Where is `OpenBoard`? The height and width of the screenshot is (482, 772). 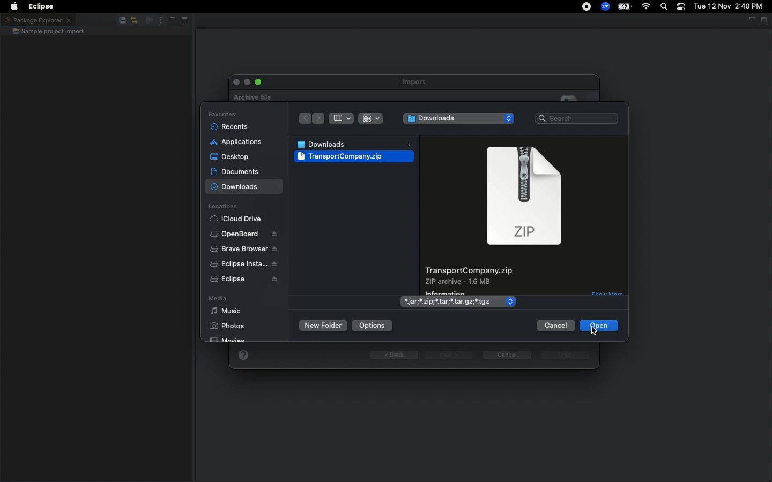 OpenBoard is located at coordinates (243, 234).